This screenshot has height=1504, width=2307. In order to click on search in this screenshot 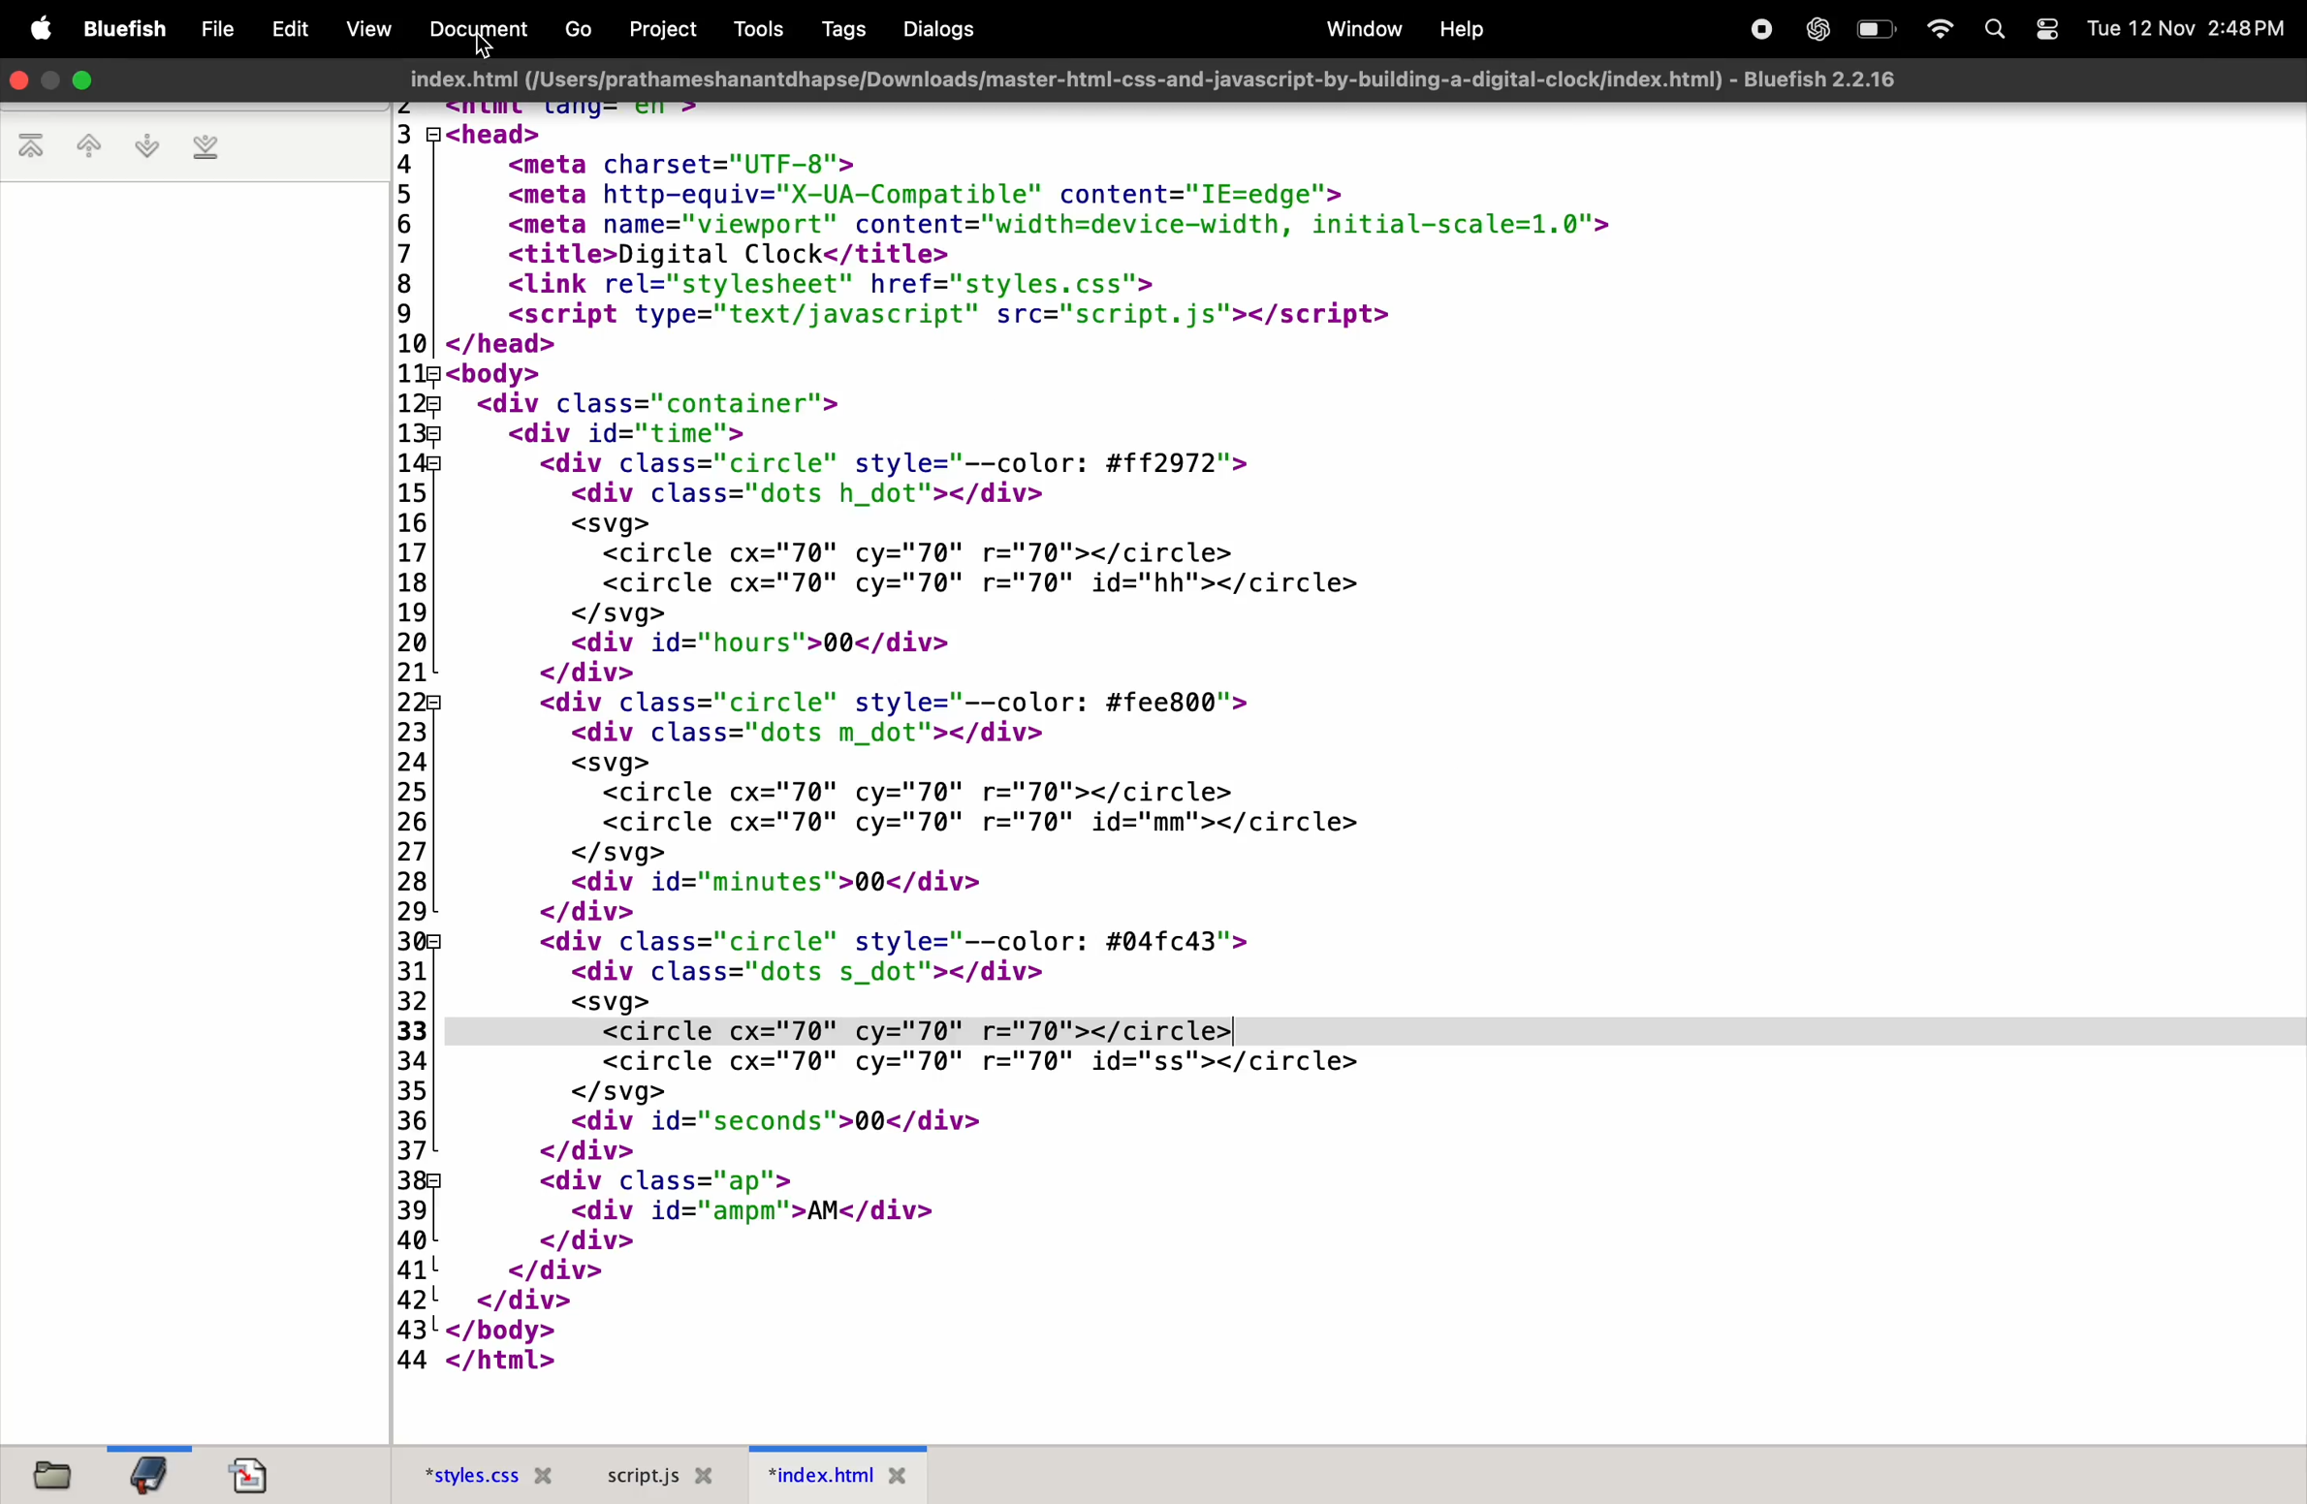, I will do `click(1996, 32)`.